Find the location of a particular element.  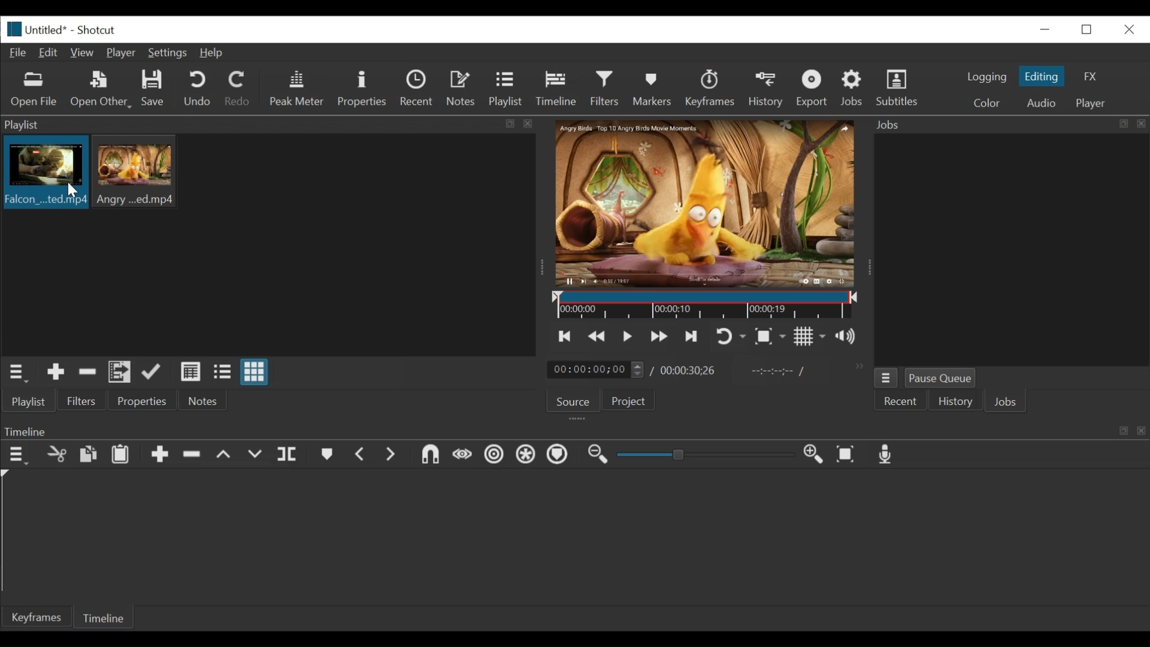

Audio is located at coordinates (1040, 103).